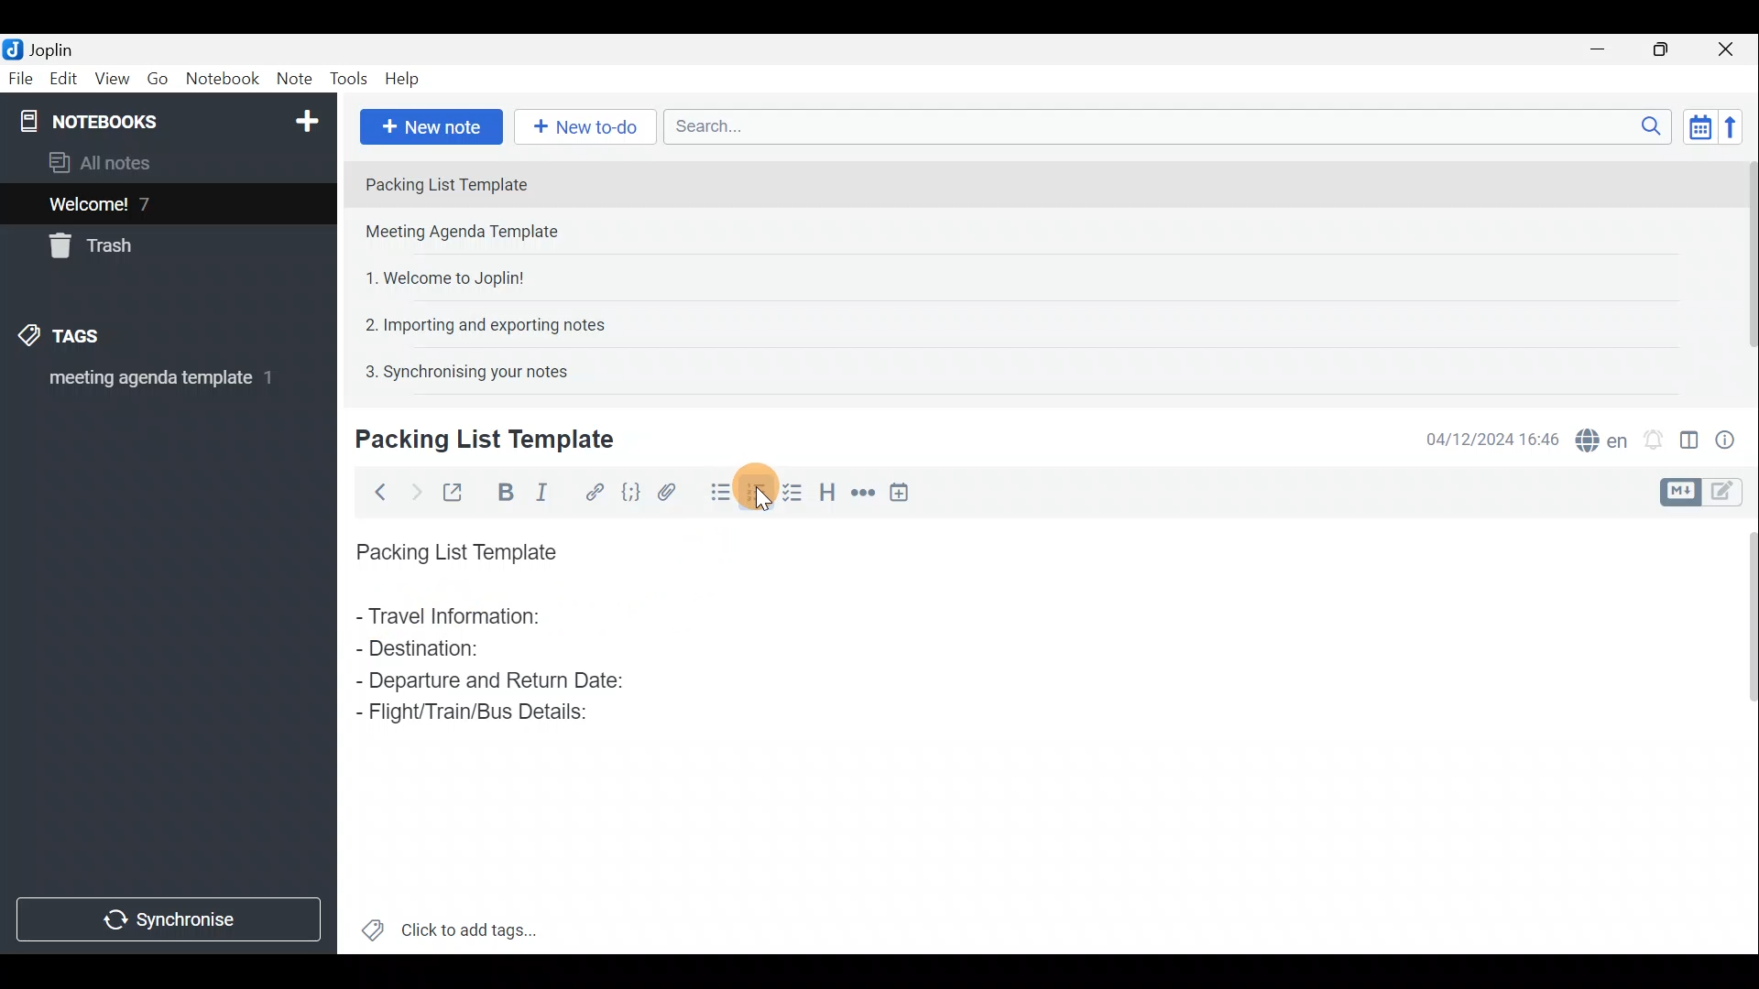 The width and height of the screenshot is (1759, 989). What do you see at coordinates (351, 80) in the screenshot?
I see `Tools` at bounding box center [351, 80].